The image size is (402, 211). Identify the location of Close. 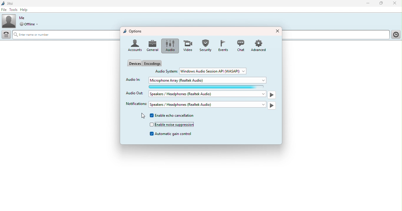
(277, 30).